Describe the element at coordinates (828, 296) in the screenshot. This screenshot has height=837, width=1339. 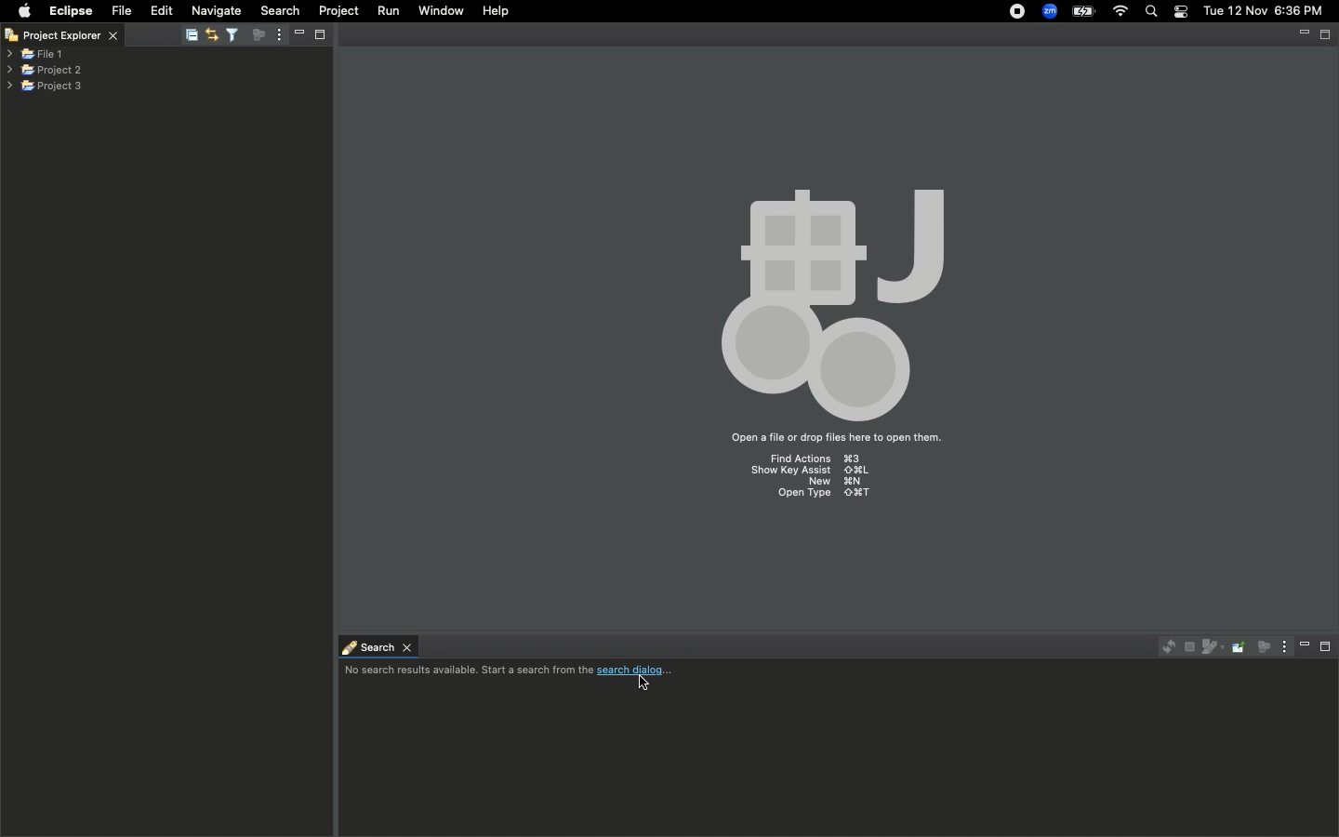
I see `Icon` at that location.